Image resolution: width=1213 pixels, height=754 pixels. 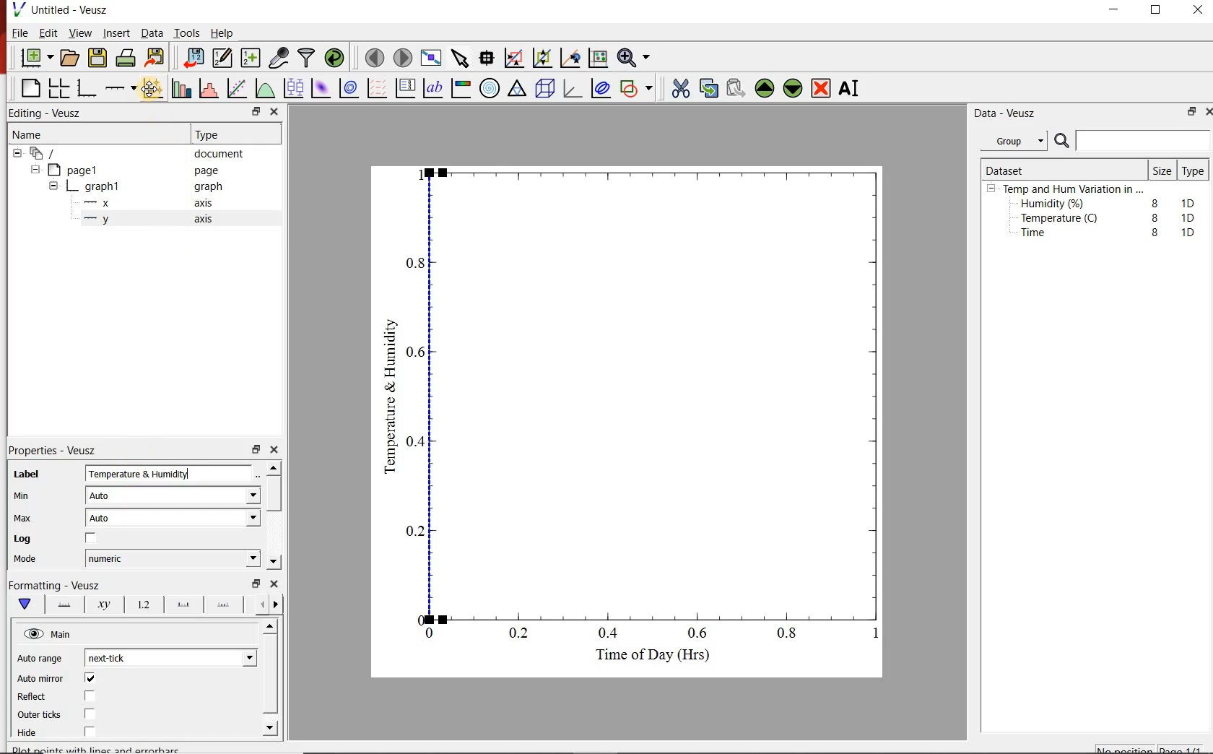 What do you see at coordinates (488, 58) in the screenshot?
I see `Read data points on the graph` at bounding box center [488, 58].